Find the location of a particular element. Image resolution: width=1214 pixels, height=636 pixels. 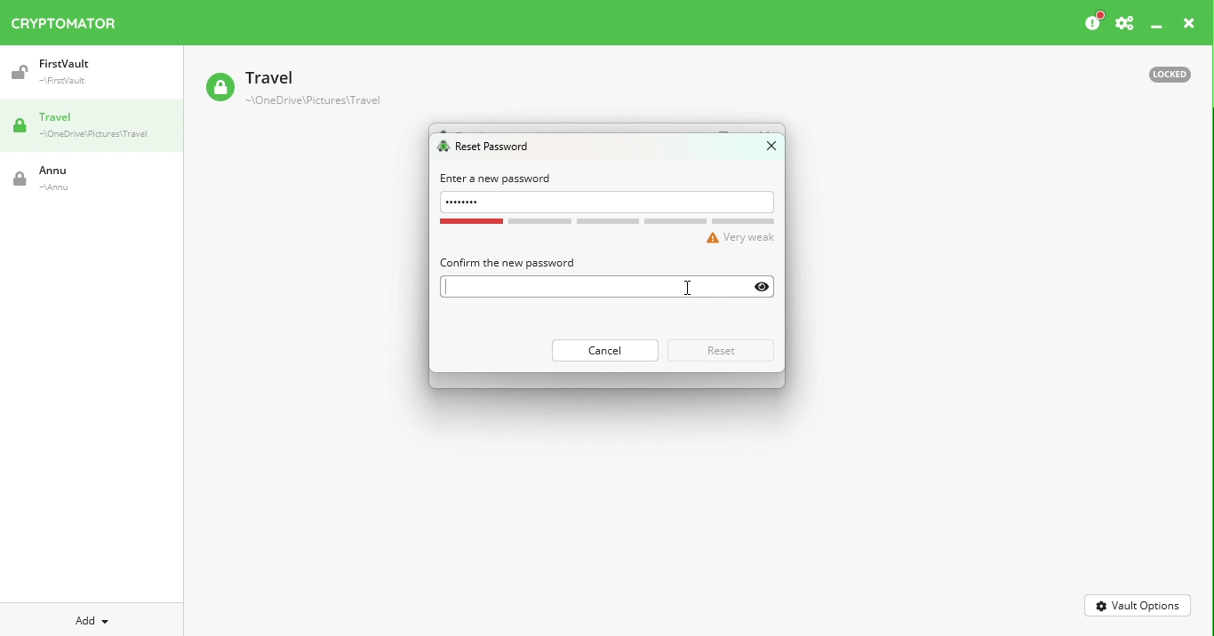

Enter password is located at coordinates (608, 288).